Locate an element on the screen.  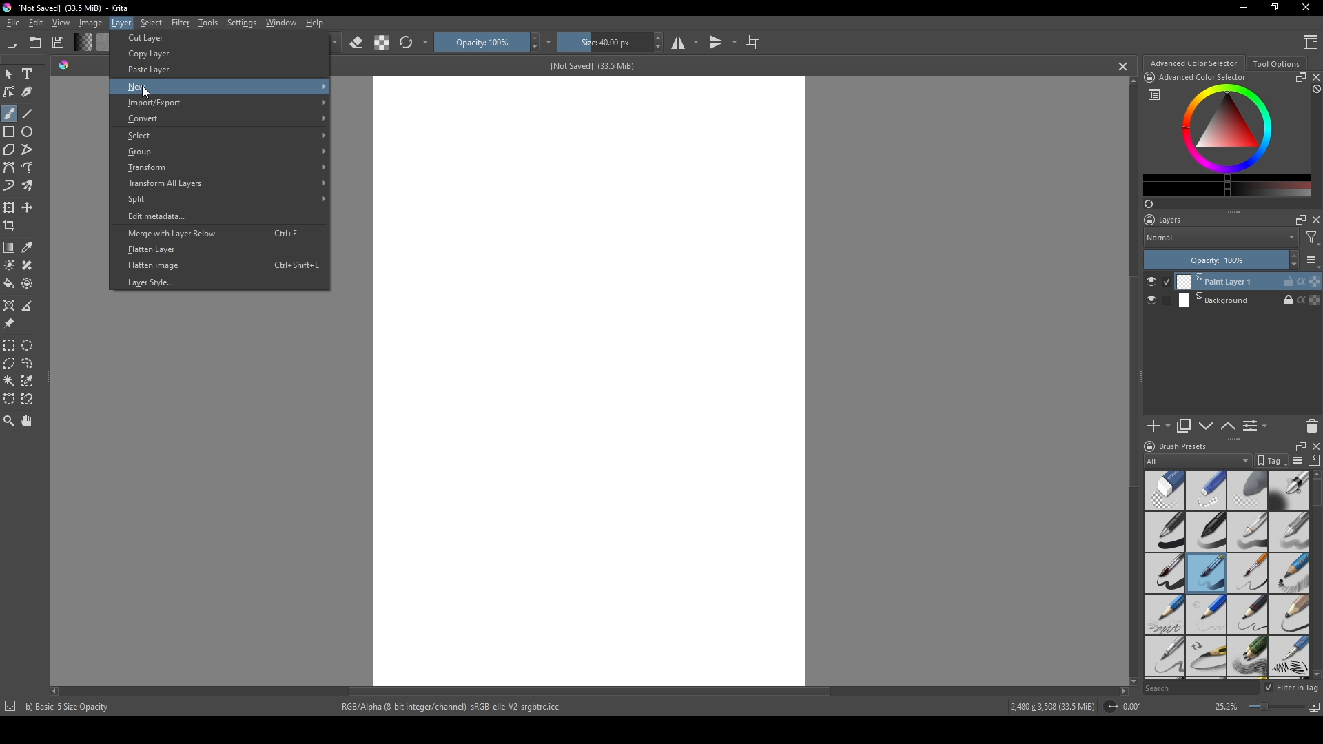
[Not Saved] (33.5 MiB) is located at coordinates (591, 66).